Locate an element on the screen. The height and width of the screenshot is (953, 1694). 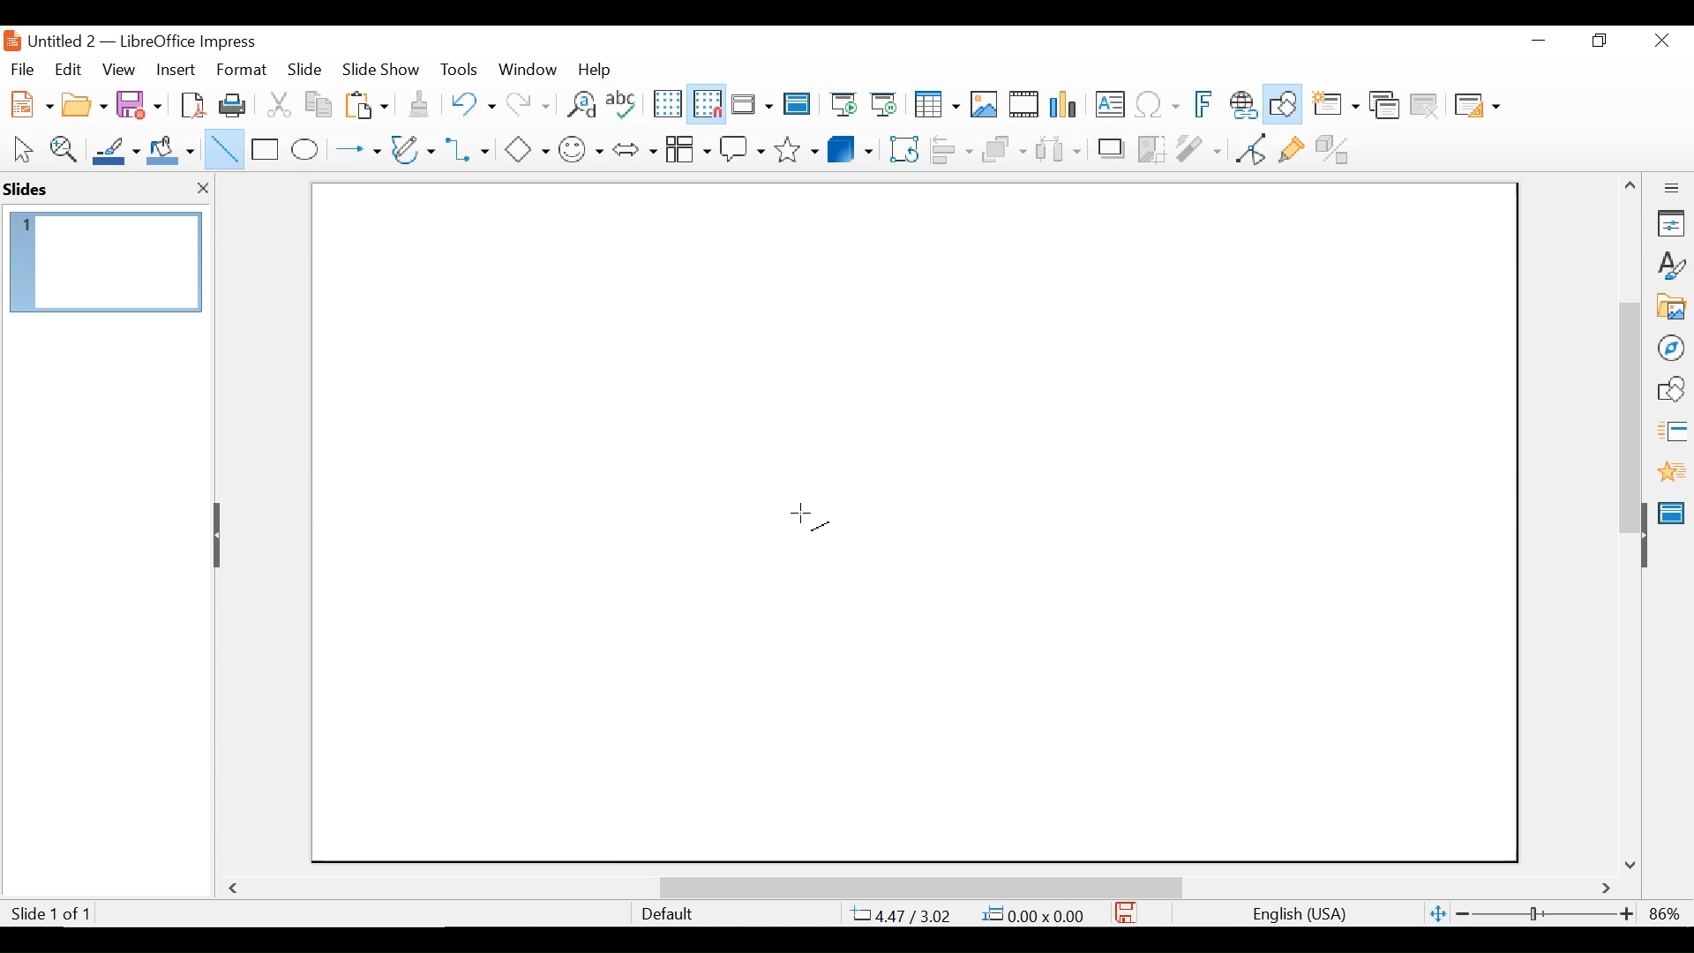
Spelling is located at coordinates (624, 103).